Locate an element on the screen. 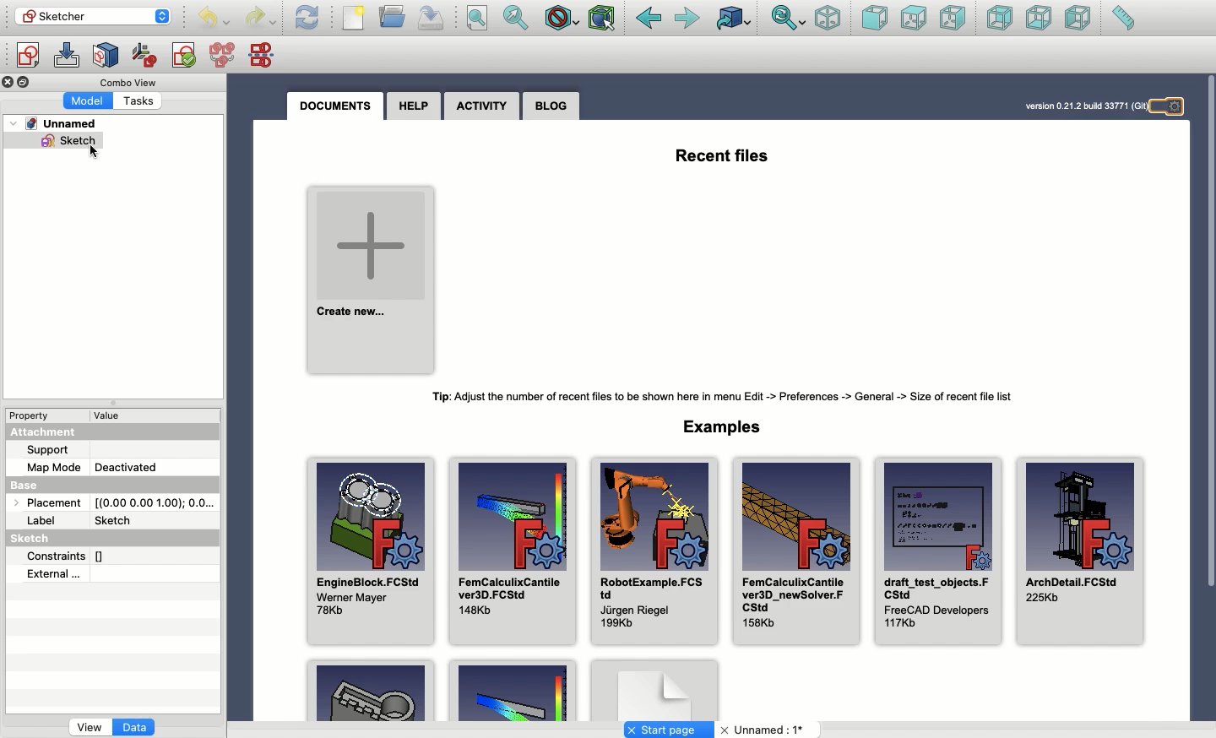 This screenshot has width=1216, height=738. Refresh is located at coordinates (307, 18).